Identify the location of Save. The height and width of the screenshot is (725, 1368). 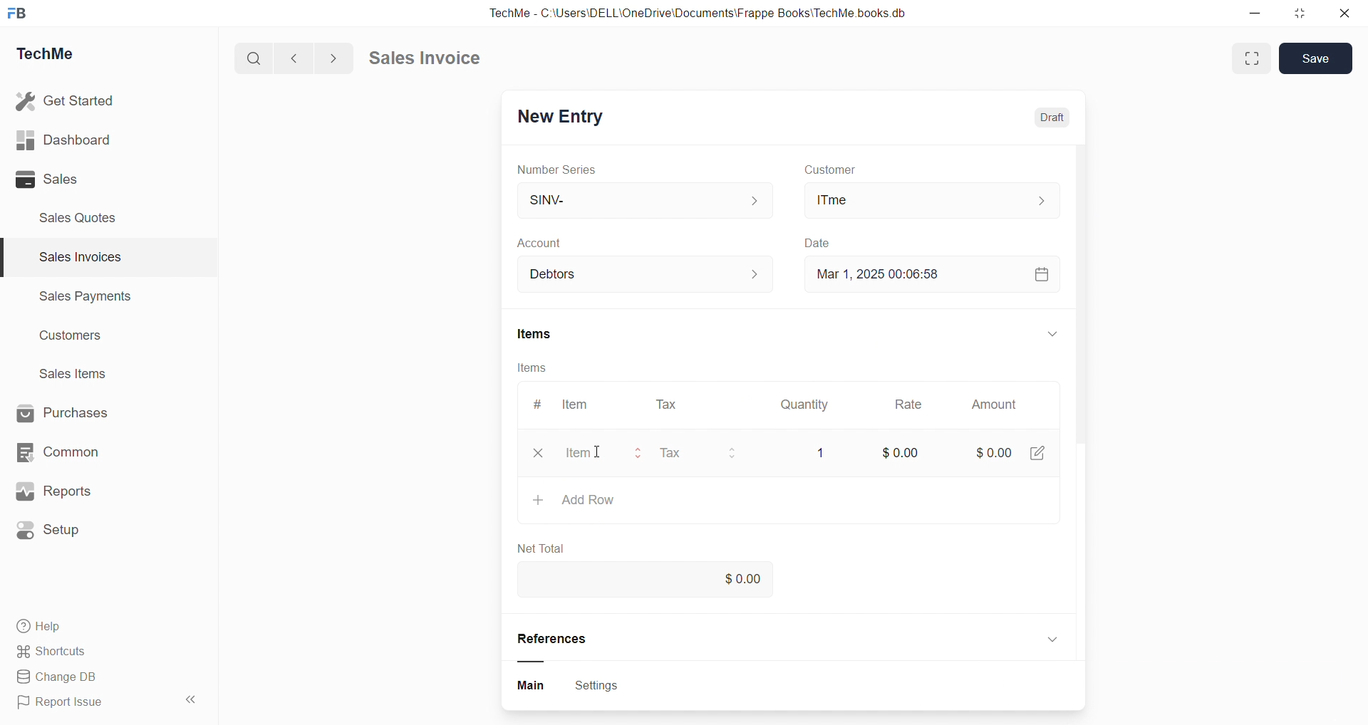
(1320, 58).